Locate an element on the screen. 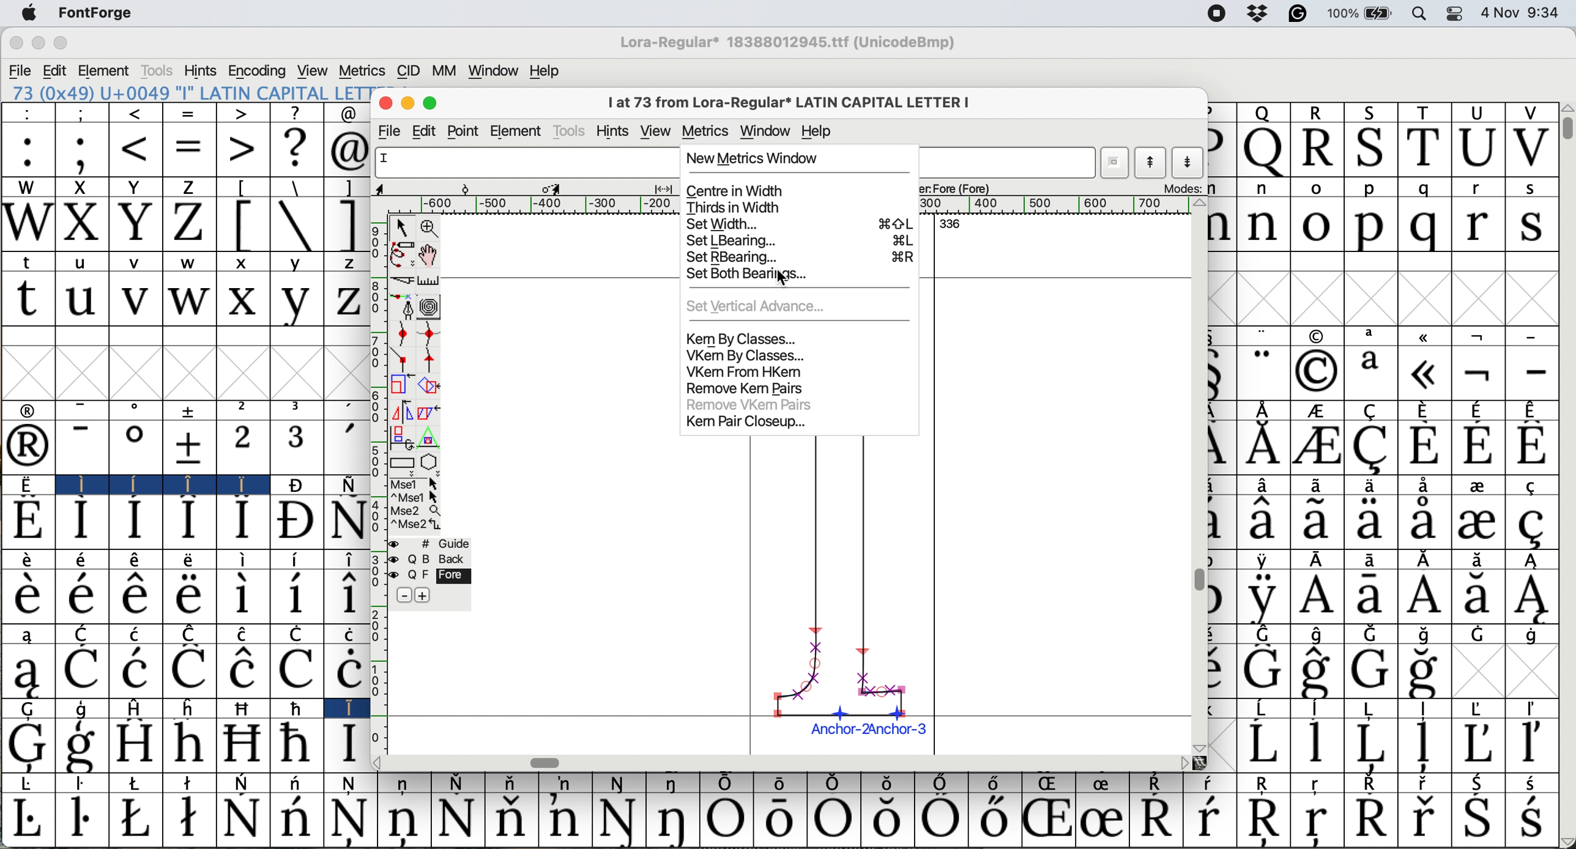  symbol is located at coordinates (31, 409).